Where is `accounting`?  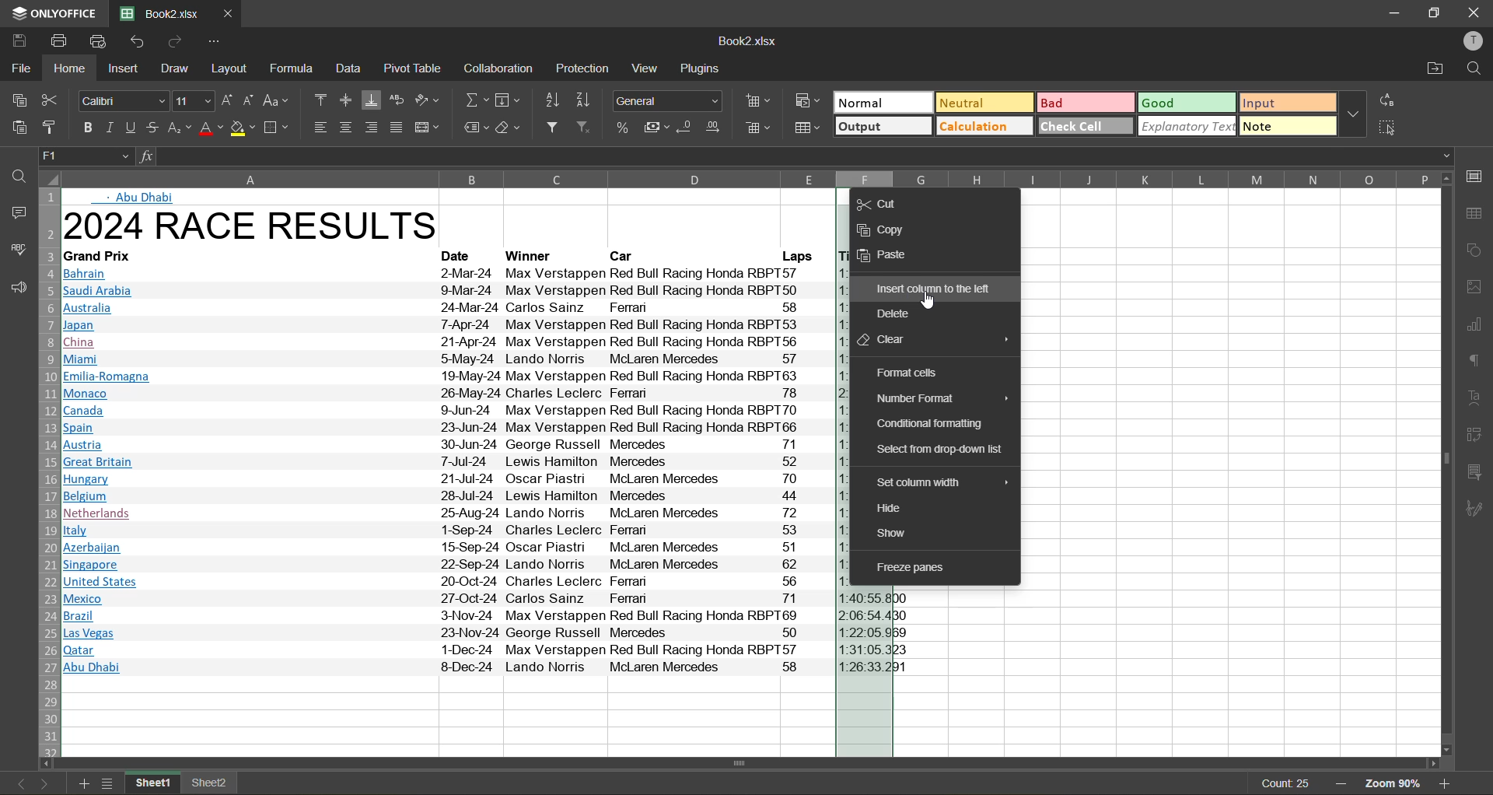
accounting is located at coordinates (655, 126).